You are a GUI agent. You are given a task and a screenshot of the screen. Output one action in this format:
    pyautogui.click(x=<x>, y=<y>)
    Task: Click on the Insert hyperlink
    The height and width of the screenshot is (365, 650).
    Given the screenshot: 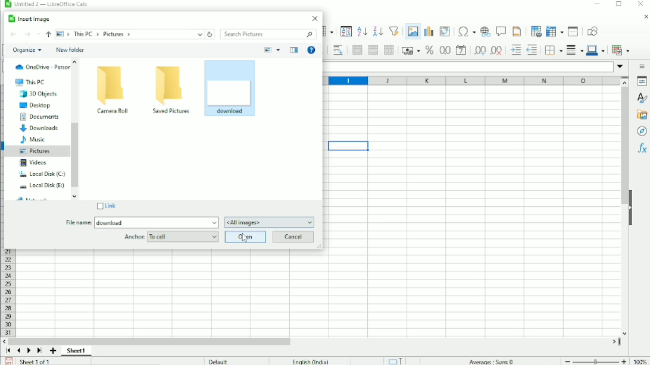 What is the action you would take?
    pyautogui.click(x=485, y=32)
    